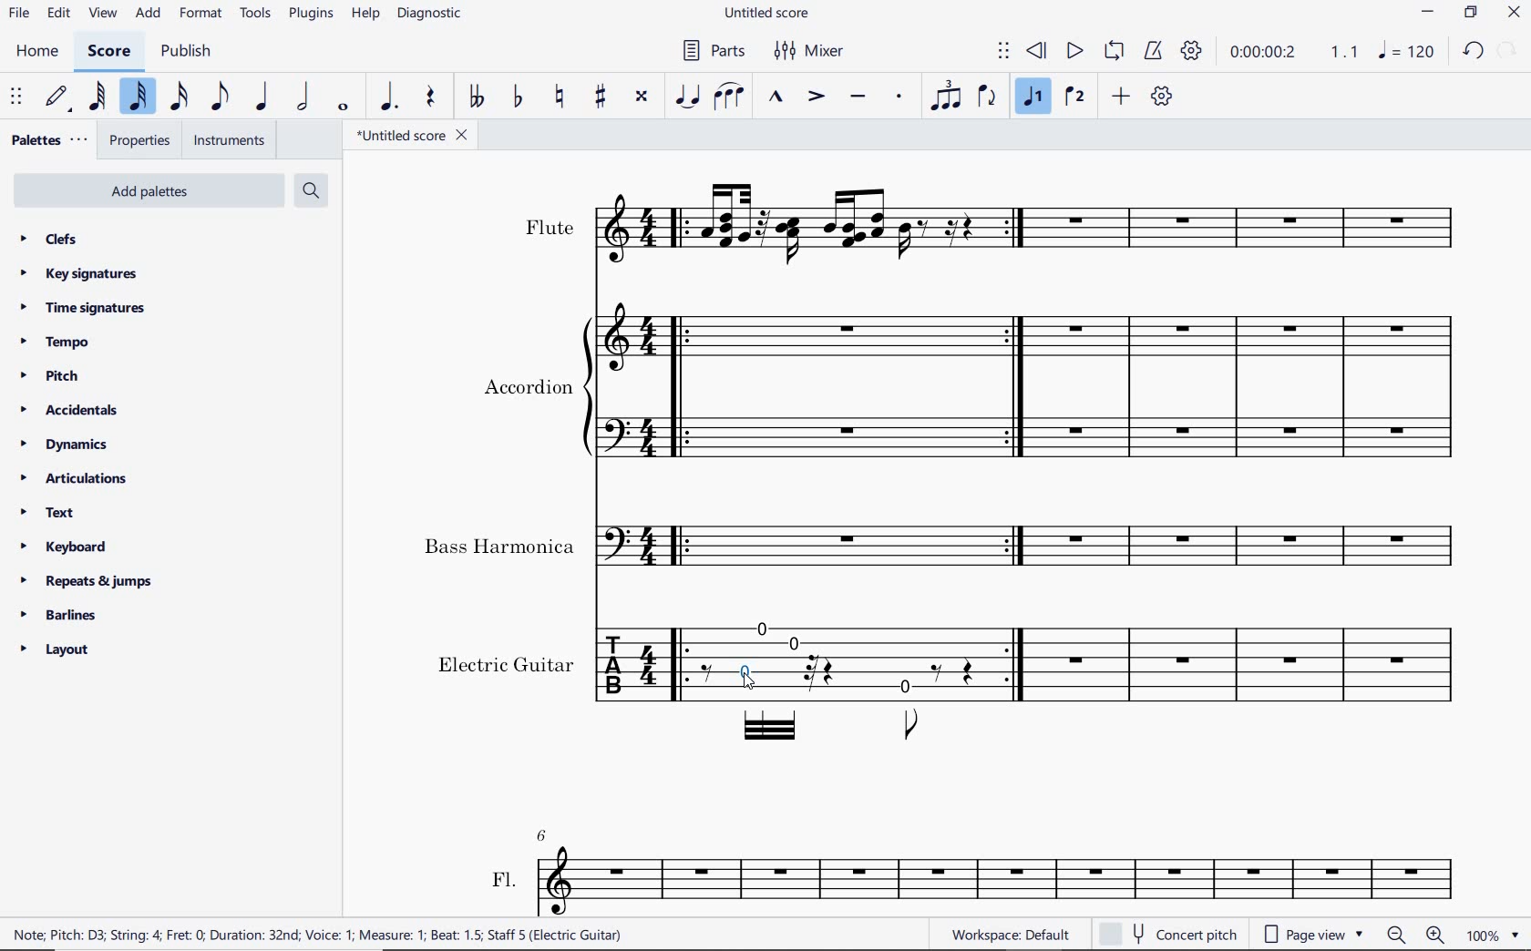 Image resolution: width=1531 pixels, height=951 pixels. What do you see at coordinates (103, 15) in the screenshot?
I see `view` at bounding box center [103, 15].